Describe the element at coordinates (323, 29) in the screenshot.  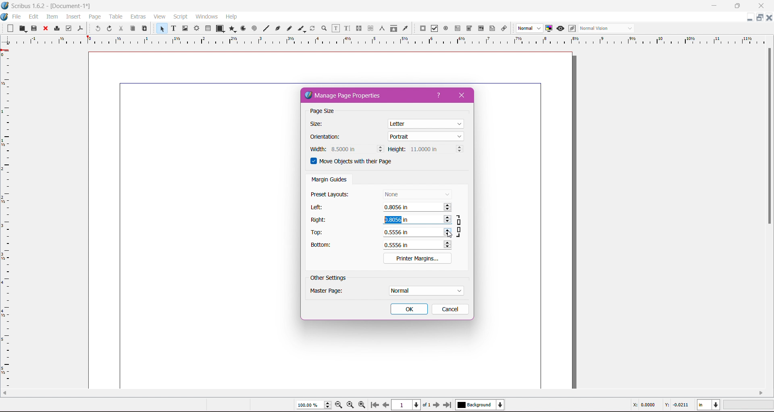
I see `Zoom In or Out` at that location.